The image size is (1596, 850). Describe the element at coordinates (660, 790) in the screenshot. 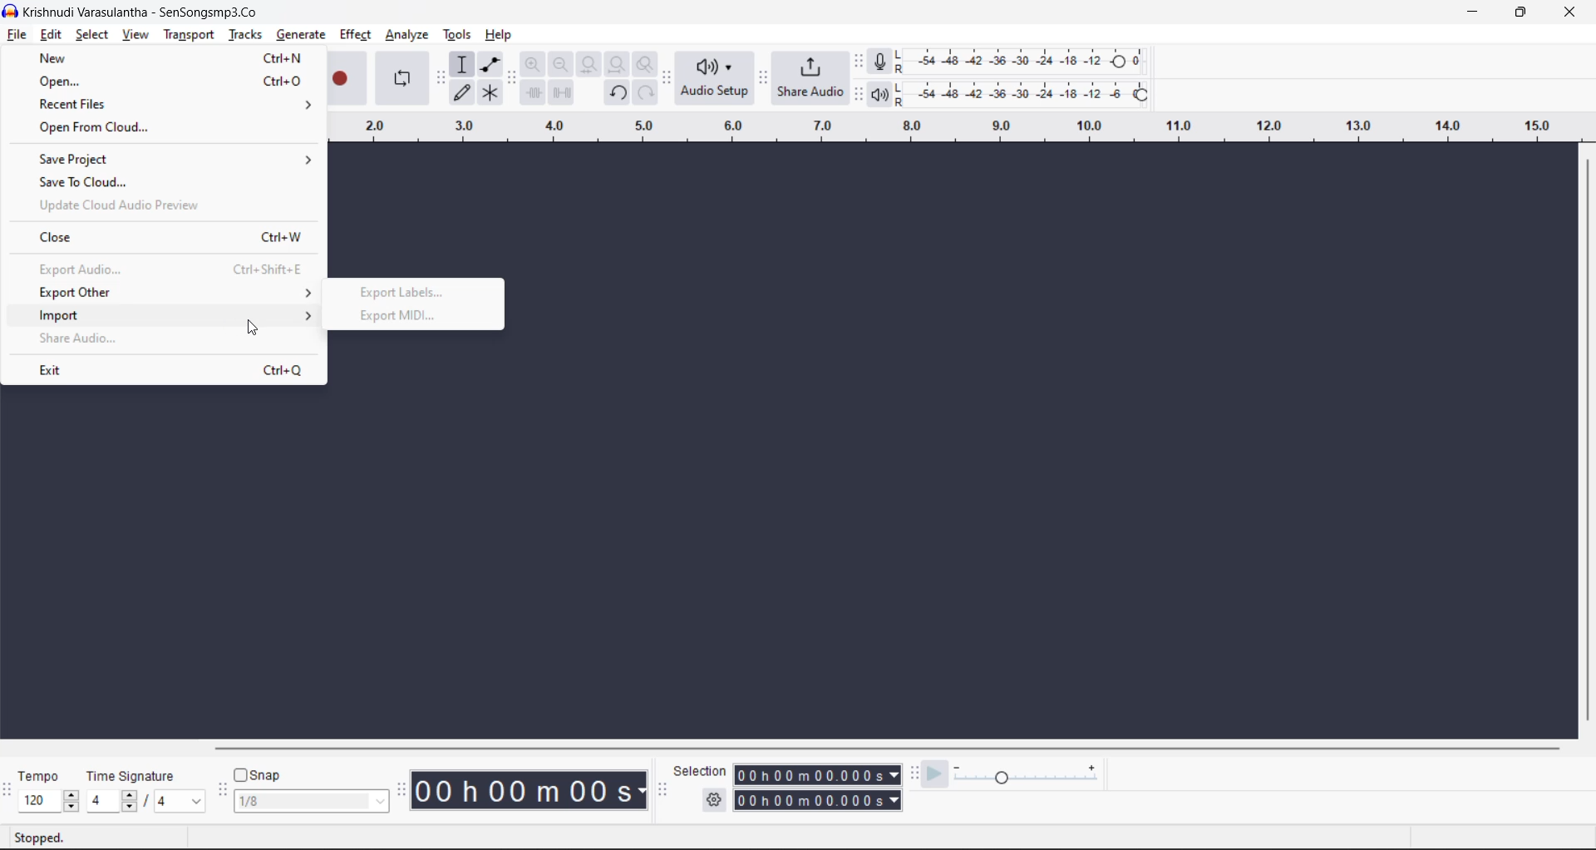

I see `selection tool bar` at that location.